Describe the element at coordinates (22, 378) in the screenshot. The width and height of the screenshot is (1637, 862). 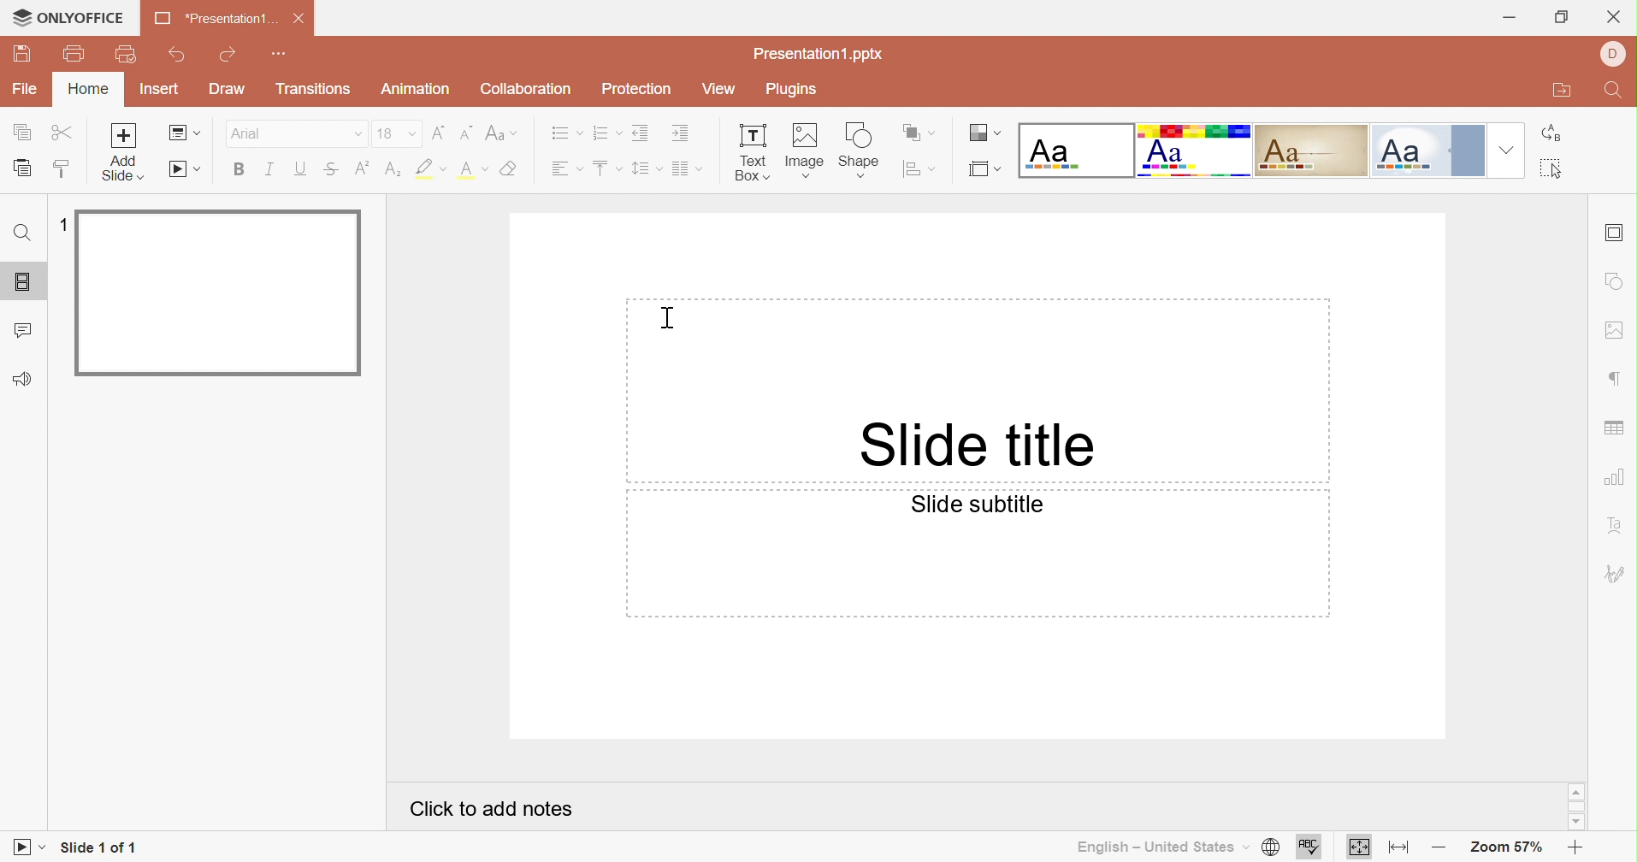
I see `Feedback and Support` at that location.